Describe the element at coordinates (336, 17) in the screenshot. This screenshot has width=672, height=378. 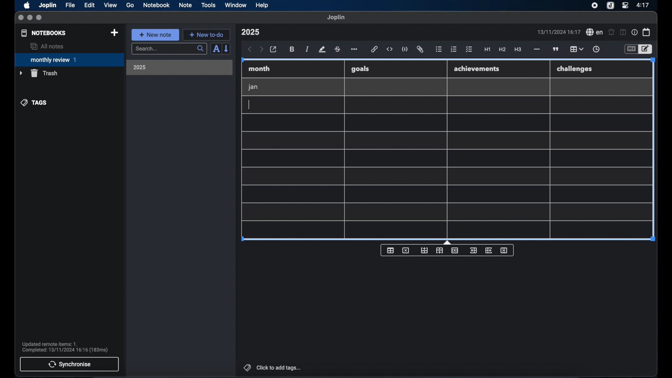
I see `joplin` at that location.